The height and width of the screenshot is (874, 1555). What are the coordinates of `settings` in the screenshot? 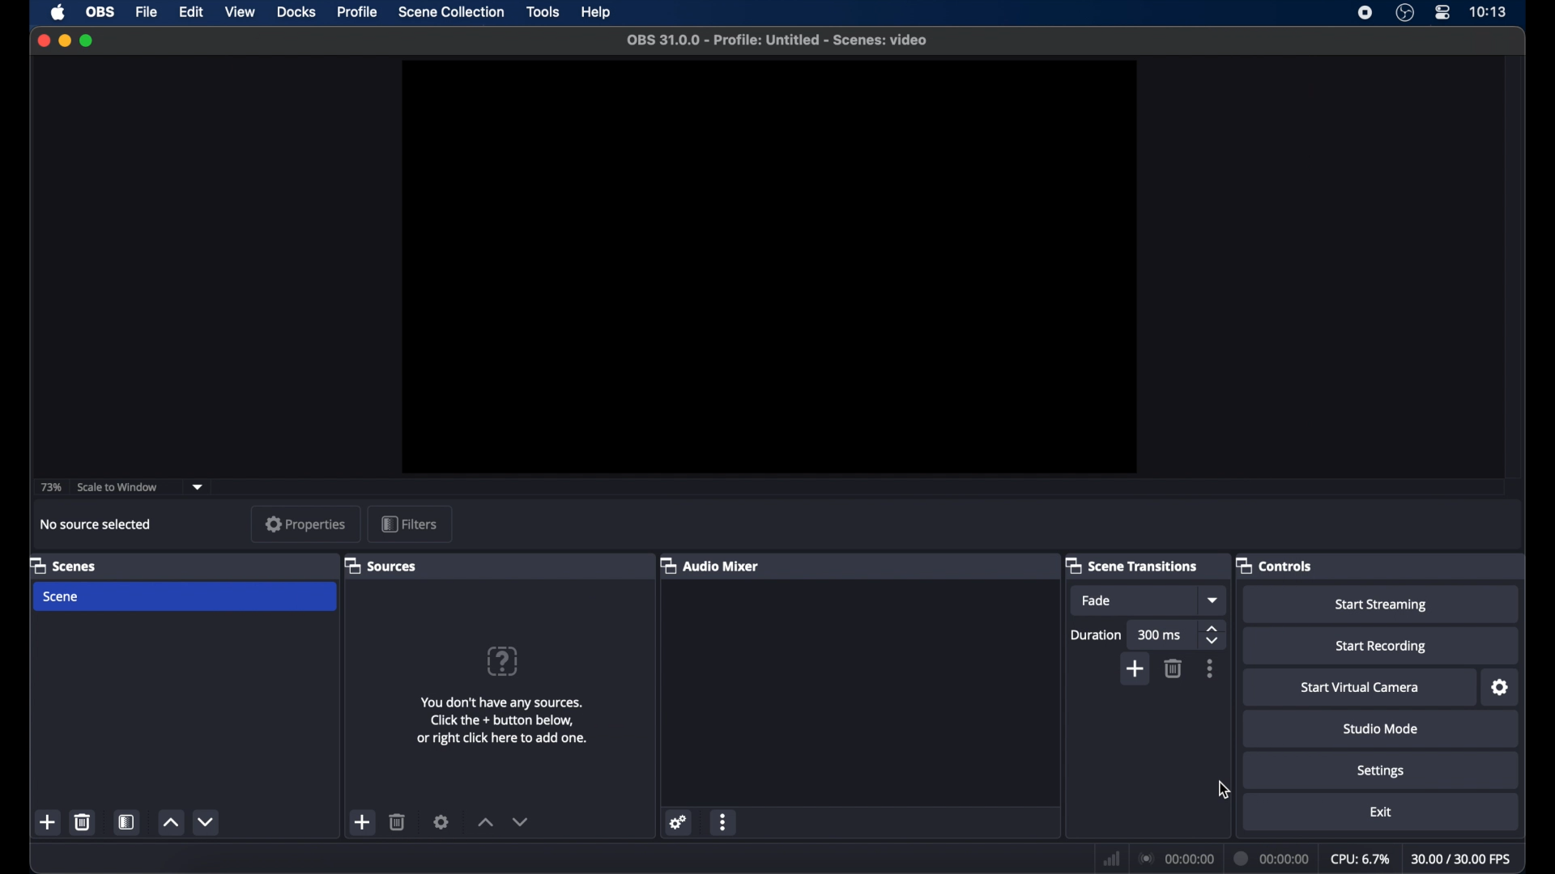 It's located at (441, 821).